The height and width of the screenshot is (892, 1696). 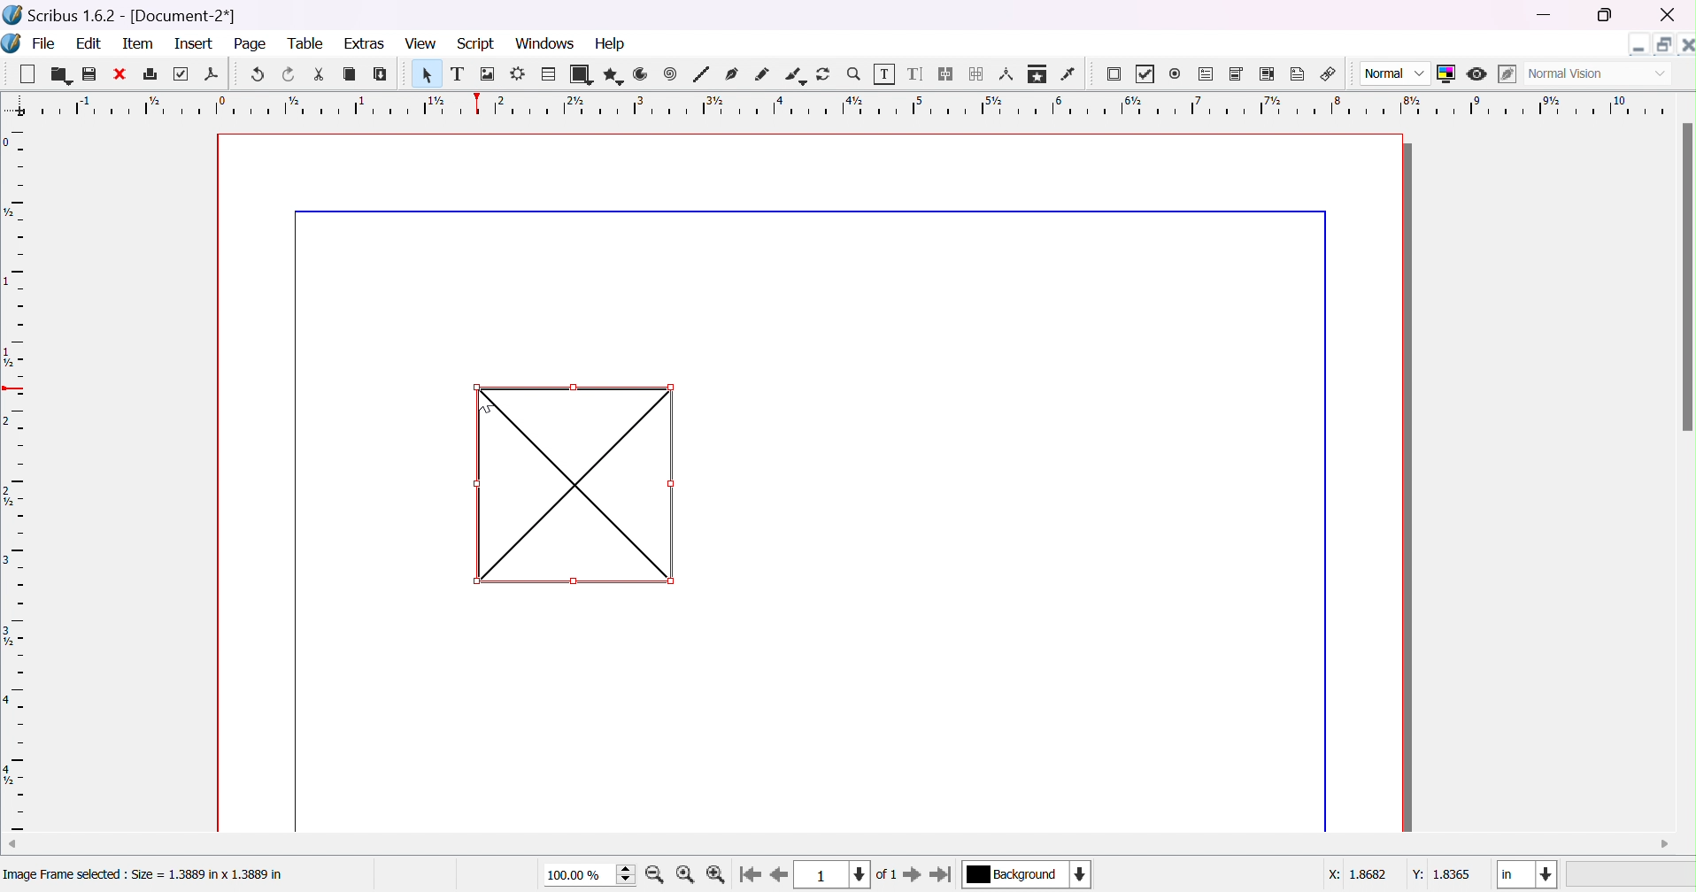 I want to click on ruler, so click(x=841, y=104).